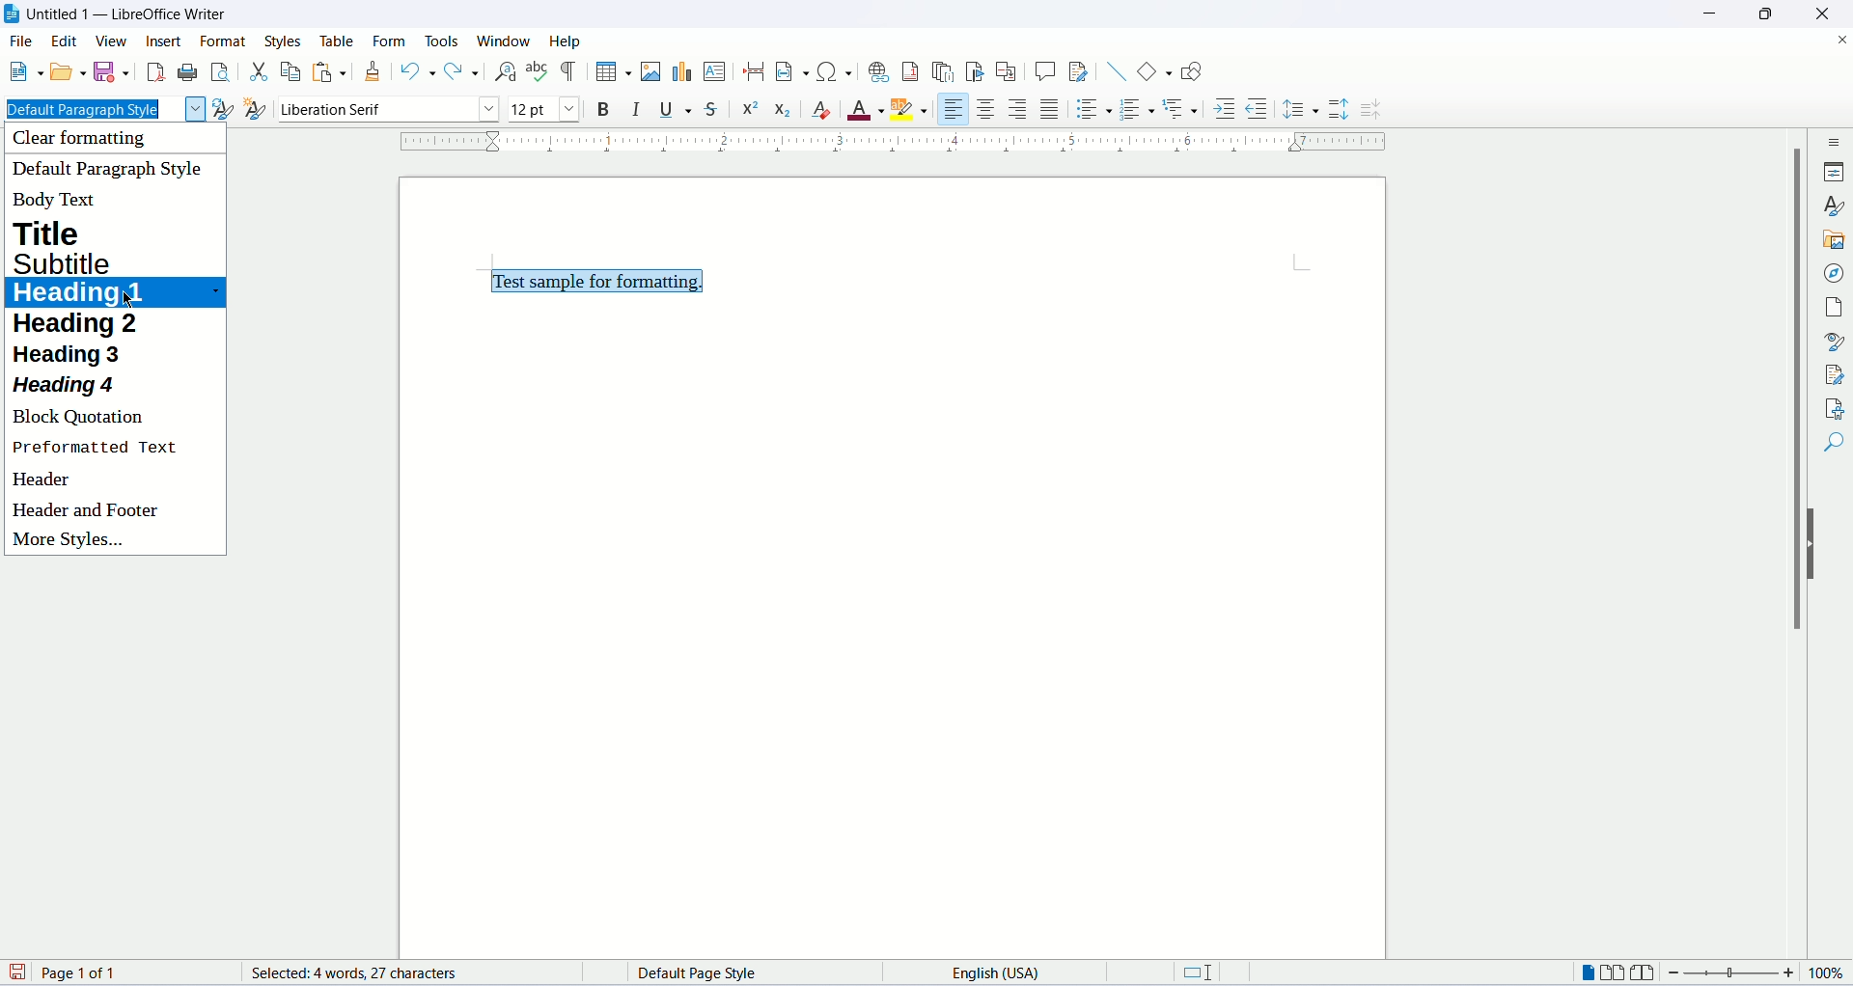  I want to click on insert image, so click(650, 71).